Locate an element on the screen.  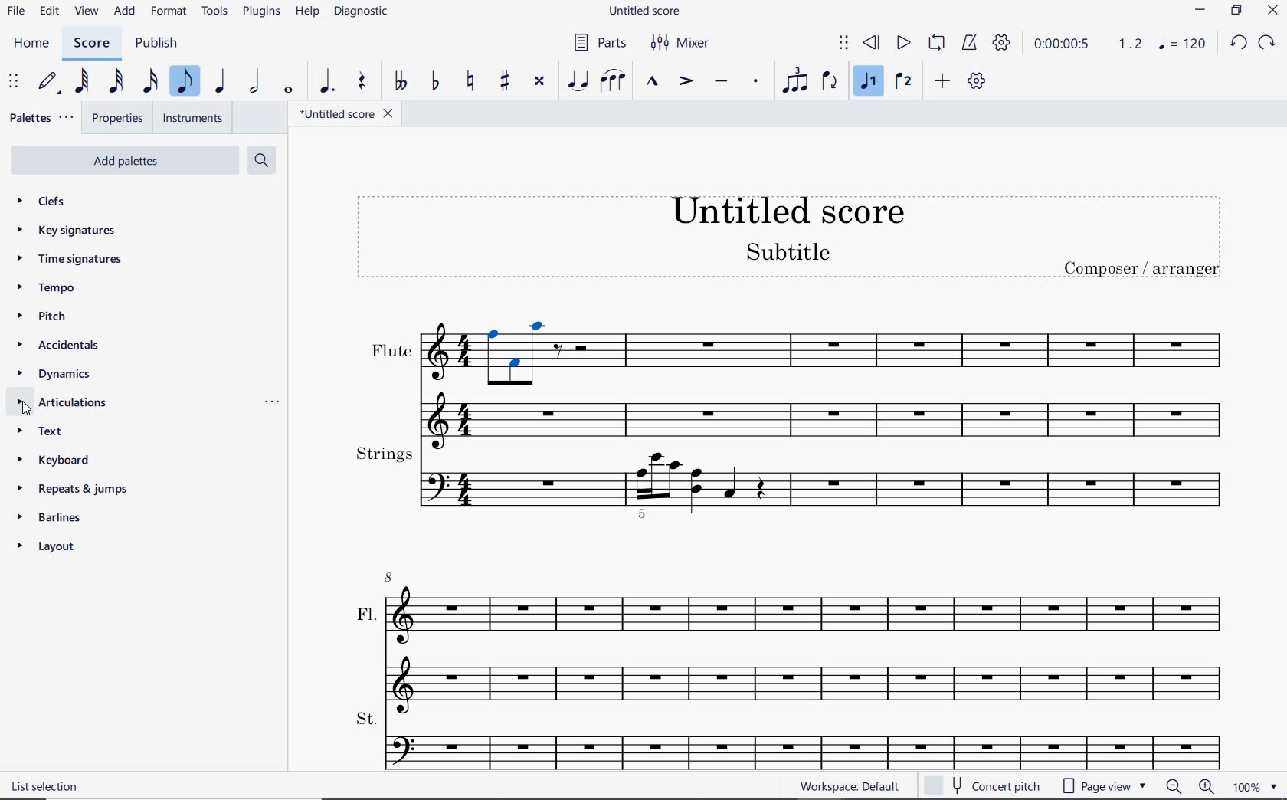
32ND NOTE is located at coordinates (114, 84).